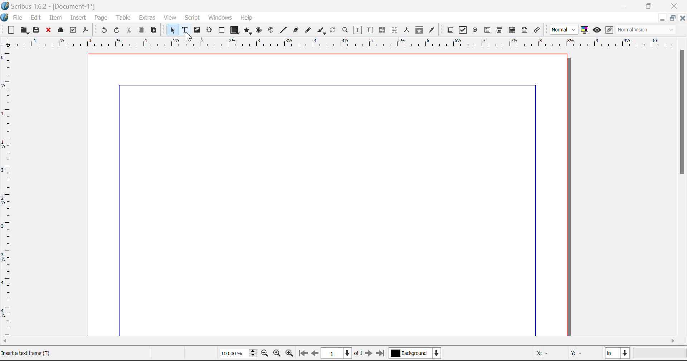 The image size is (687, 361). What do you see at coordinates (52, 5) in the screenshot?
I see `Scribus 1.62 - [Document-1*]` at bounding box center [52, 5].